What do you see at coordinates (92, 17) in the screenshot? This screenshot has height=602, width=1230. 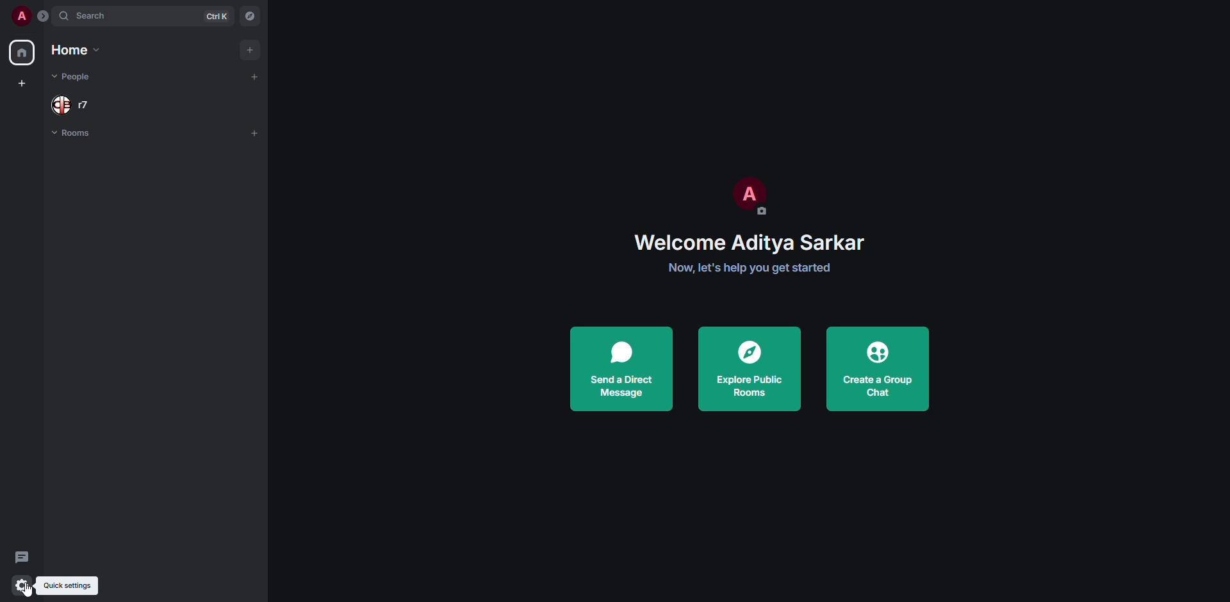 I see `search` at bounding box center [92, 17].